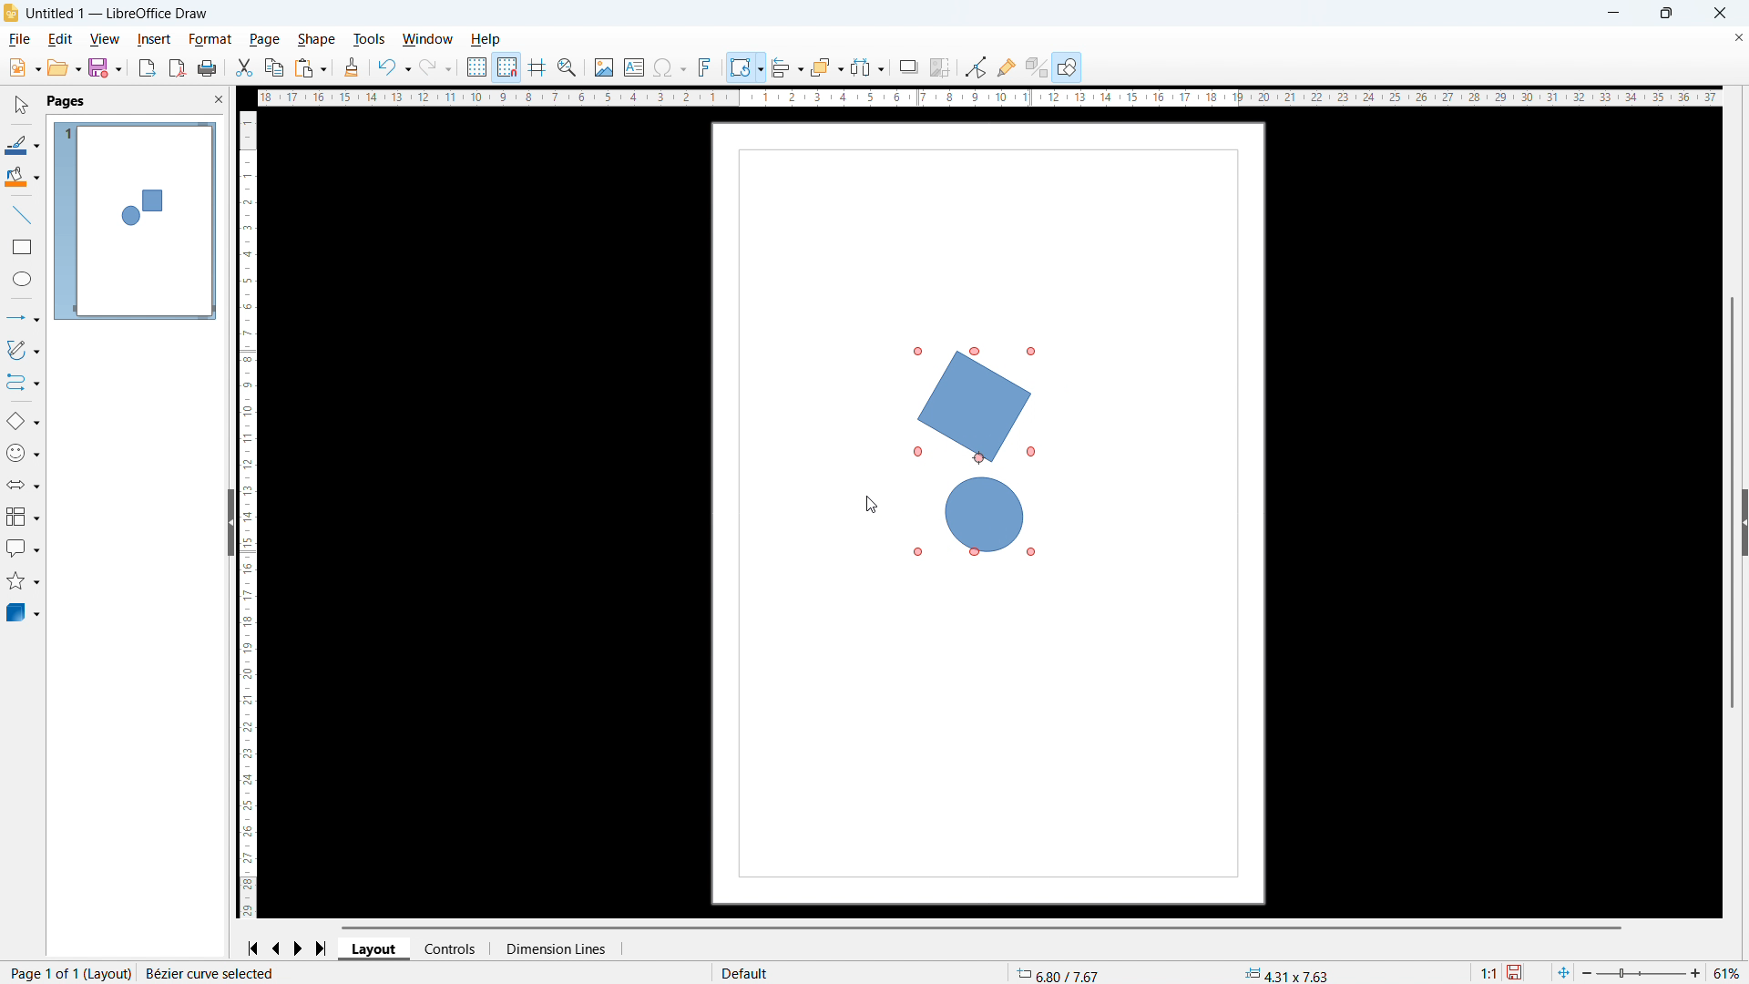 This screenshot has height=984, width=1749. Describe the element at coordinates (264, 39) in the screenshot. I see `page ` at that location.